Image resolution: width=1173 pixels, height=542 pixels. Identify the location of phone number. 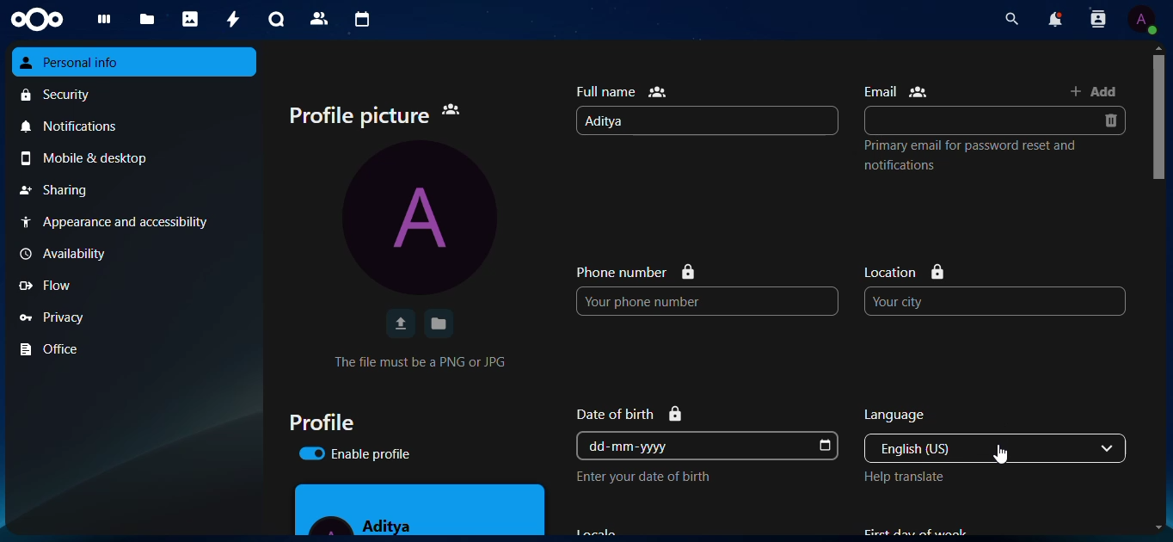
(636, 271).